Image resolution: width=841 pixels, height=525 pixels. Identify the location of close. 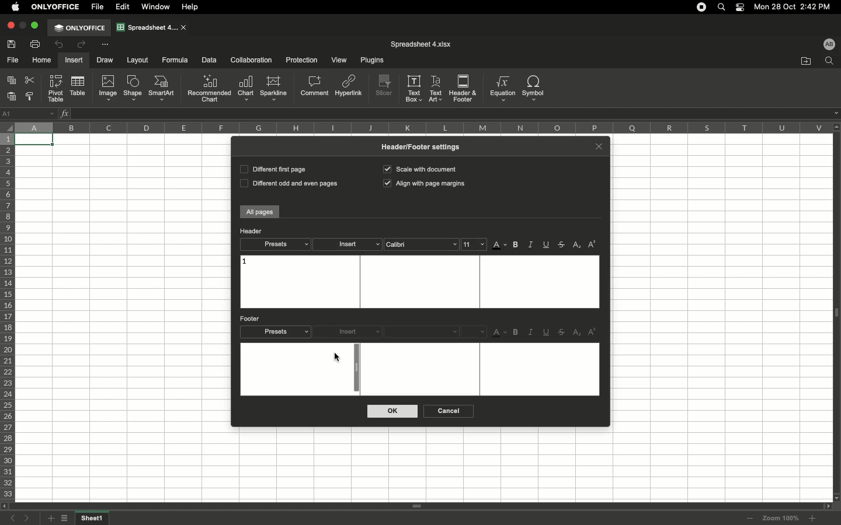
(185, 28).